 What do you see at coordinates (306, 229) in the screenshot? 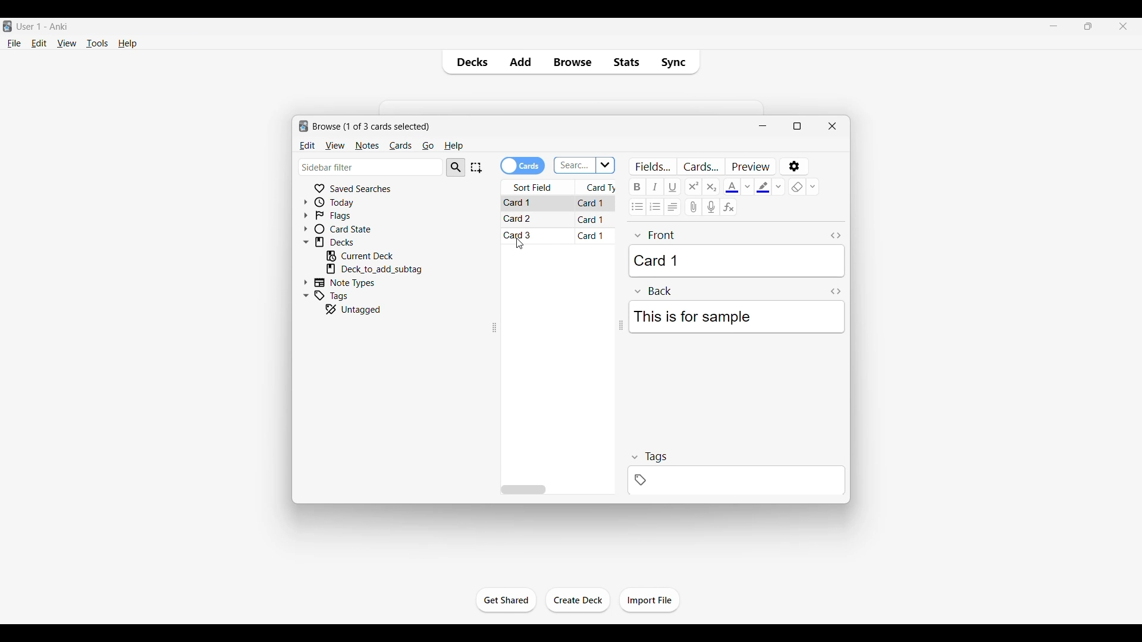
I see `Click to expand card state` at bounding box center [306, 229].